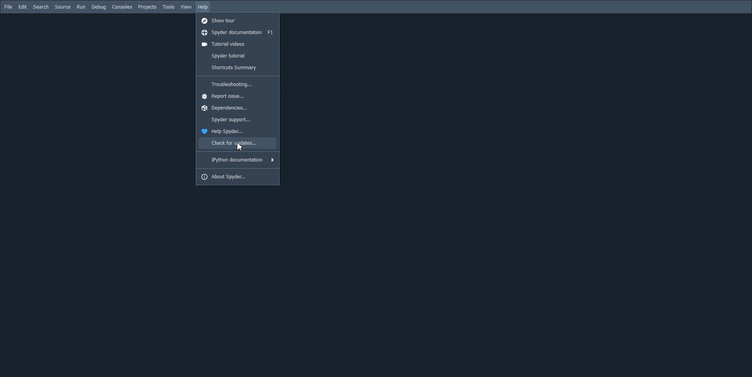 This screenshot has width=752, height=377. Describe the element at coordinates (238, 83) in the screenshot. I see `Troubleshooting` at that location.